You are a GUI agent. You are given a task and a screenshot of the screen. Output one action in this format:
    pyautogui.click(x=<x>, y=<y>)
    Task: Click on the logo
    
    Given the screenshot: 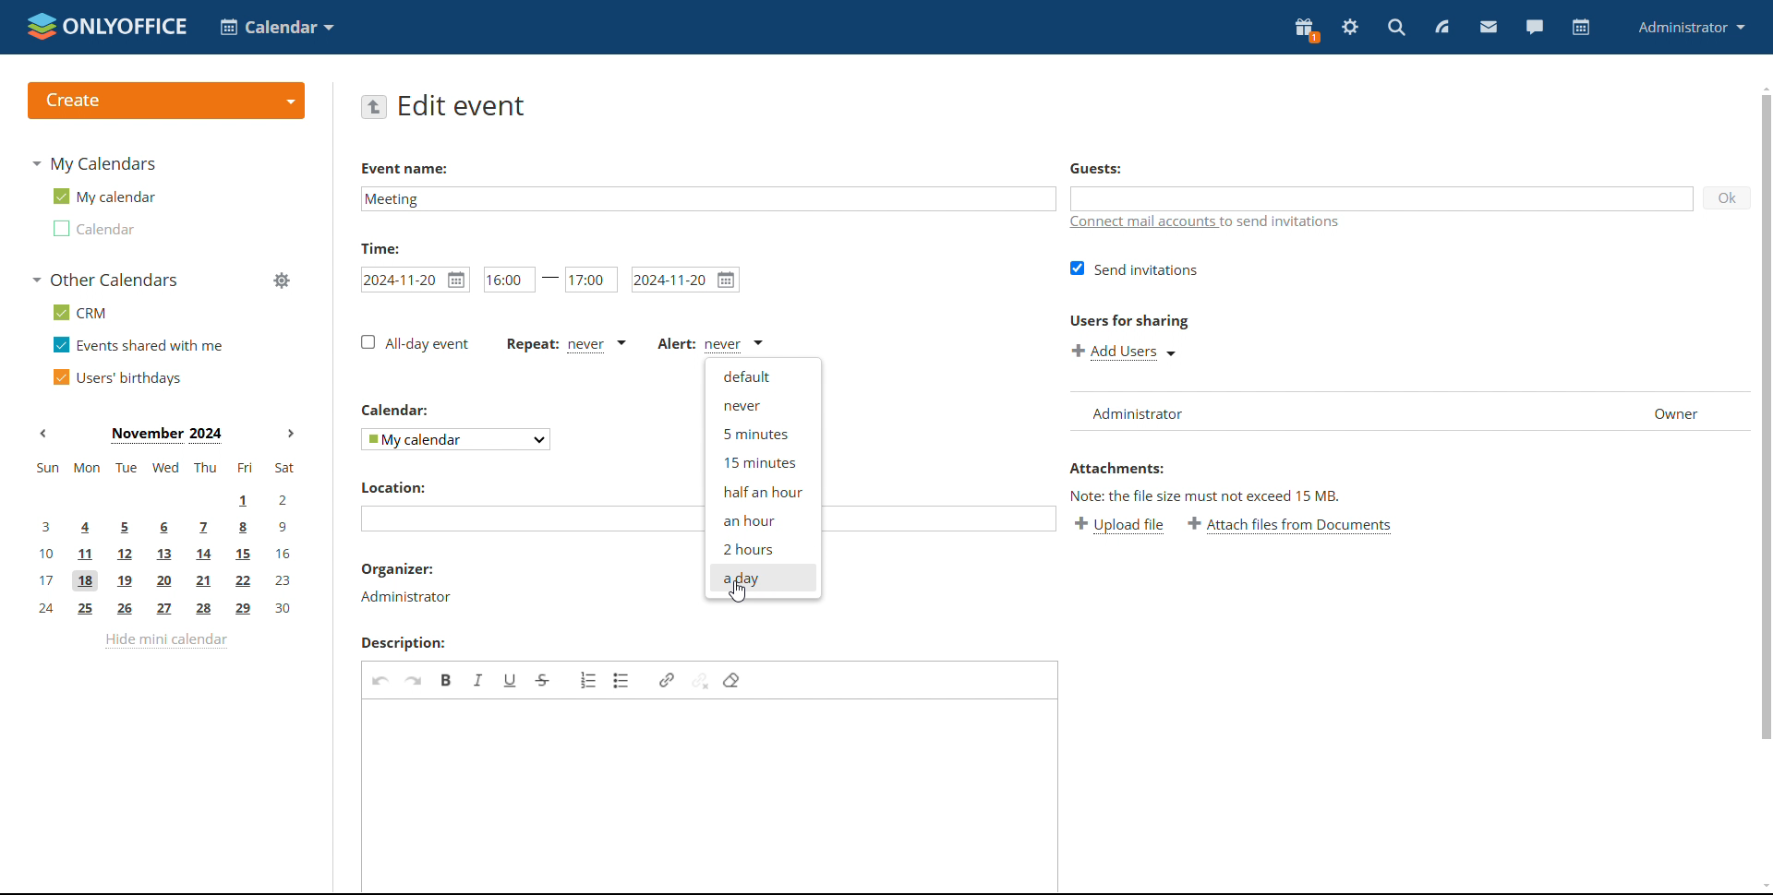 What is the action you would take?
    pyautogui.click(x=104, y=26)
    